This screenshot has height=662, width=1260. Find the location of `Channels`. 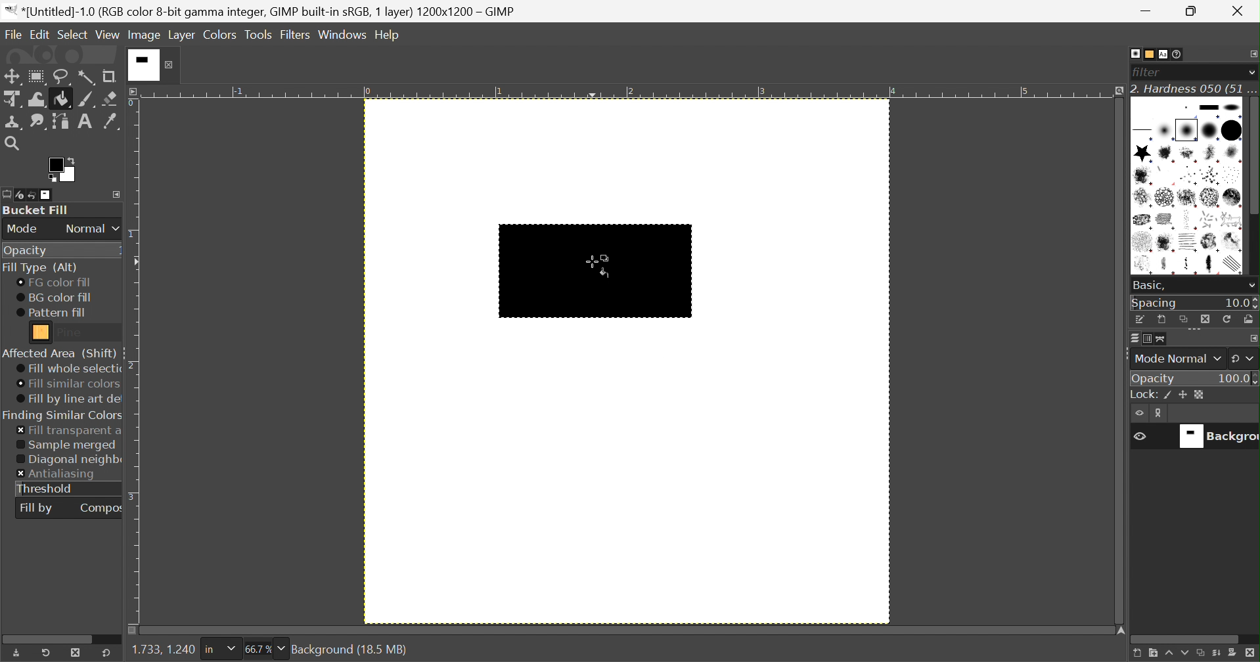

Channels is located at coordinates (1144, 340).